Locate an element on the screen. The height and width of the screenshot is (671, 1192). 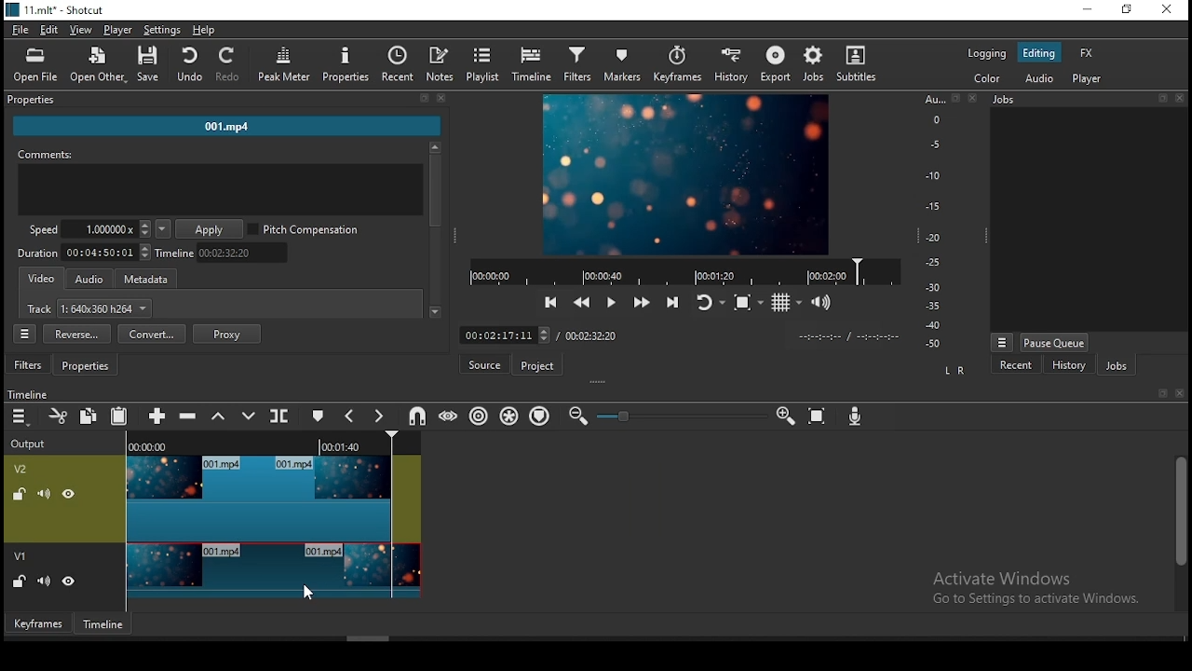
MAX TIME is located at coordinates (591, 335).